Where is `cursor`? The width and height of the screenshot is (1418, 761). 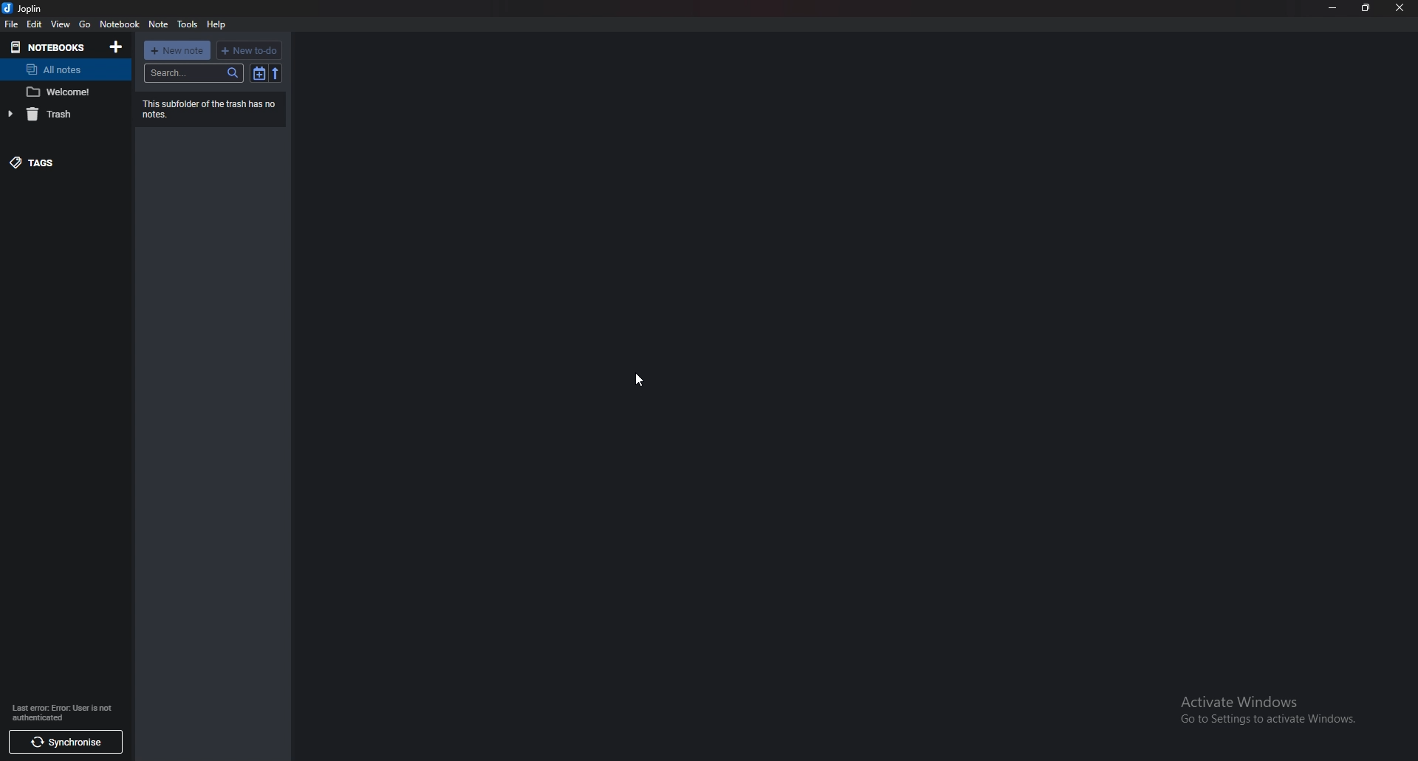
cursor is located at coordinates (637, 378).